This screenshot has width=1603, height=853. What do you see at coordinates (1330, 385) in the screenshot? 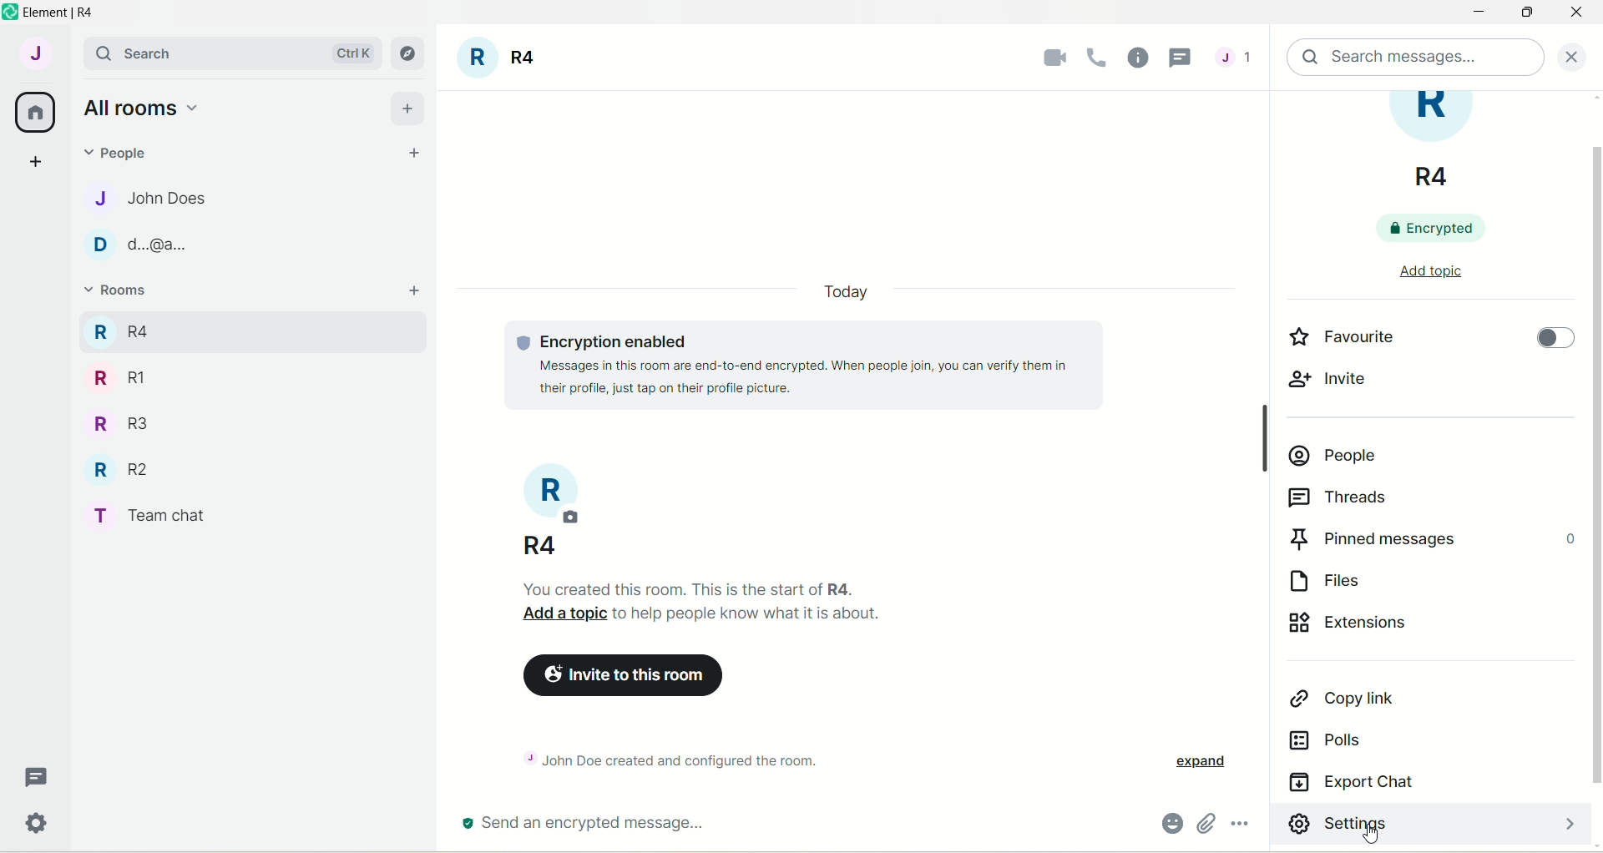
I see `invite` at bounding box center [1330, 385].